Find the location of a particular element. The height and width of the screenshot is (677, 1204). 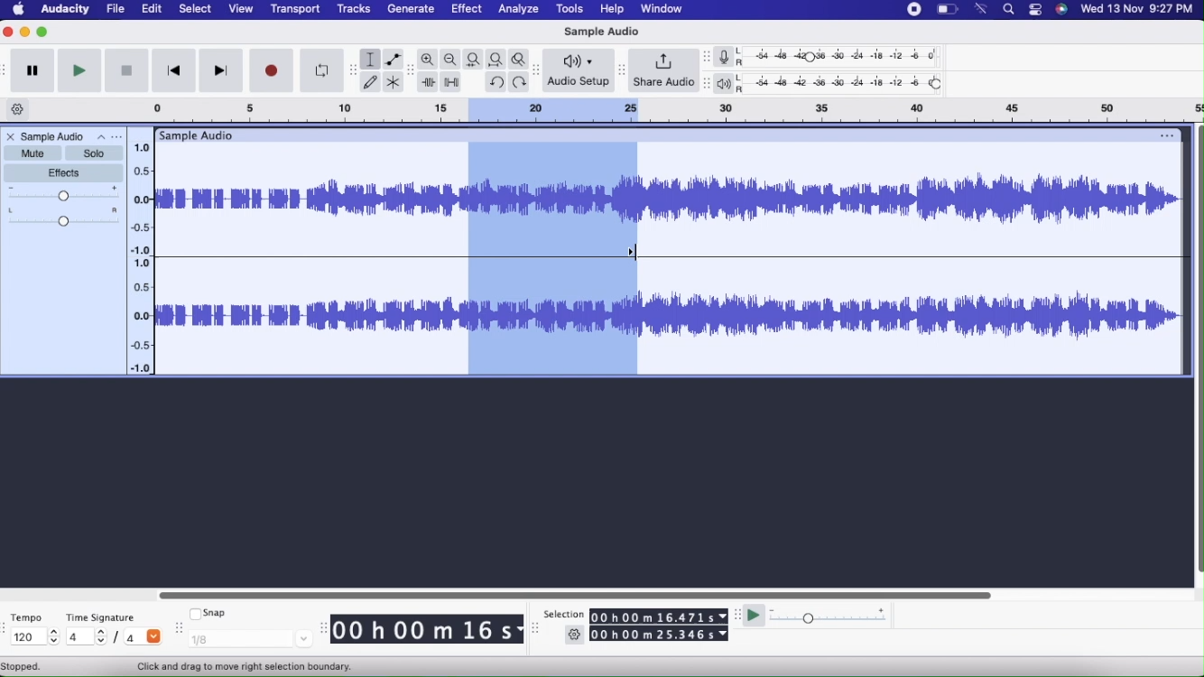

Selection tool is located at coordinates (371, 60).